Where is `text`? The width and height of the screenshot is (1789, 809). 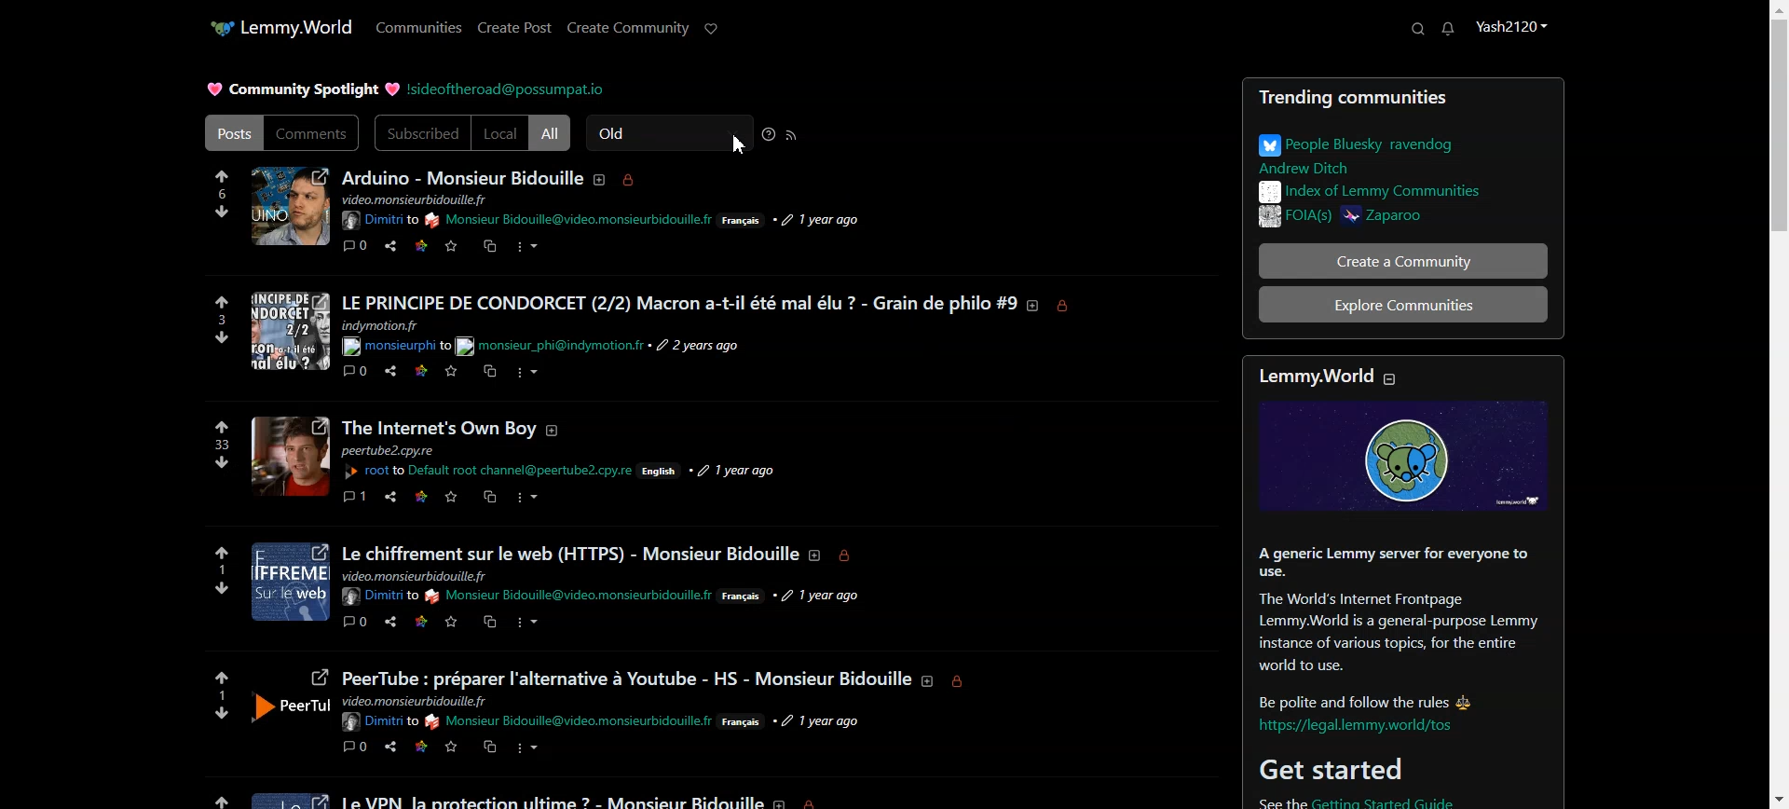
text is located at coordinates (555, 799).